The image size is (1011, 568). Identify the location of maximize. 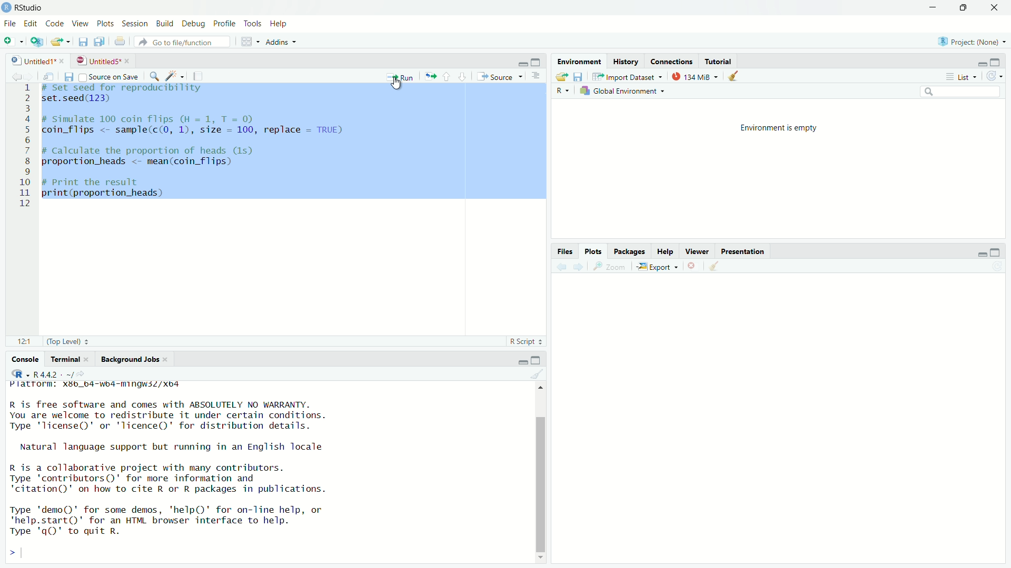
(964, 7).